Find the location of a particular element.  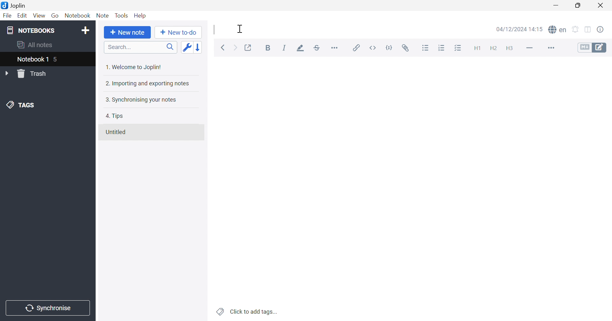

3. Synchronising your notes is located at coordinates (139, 99).